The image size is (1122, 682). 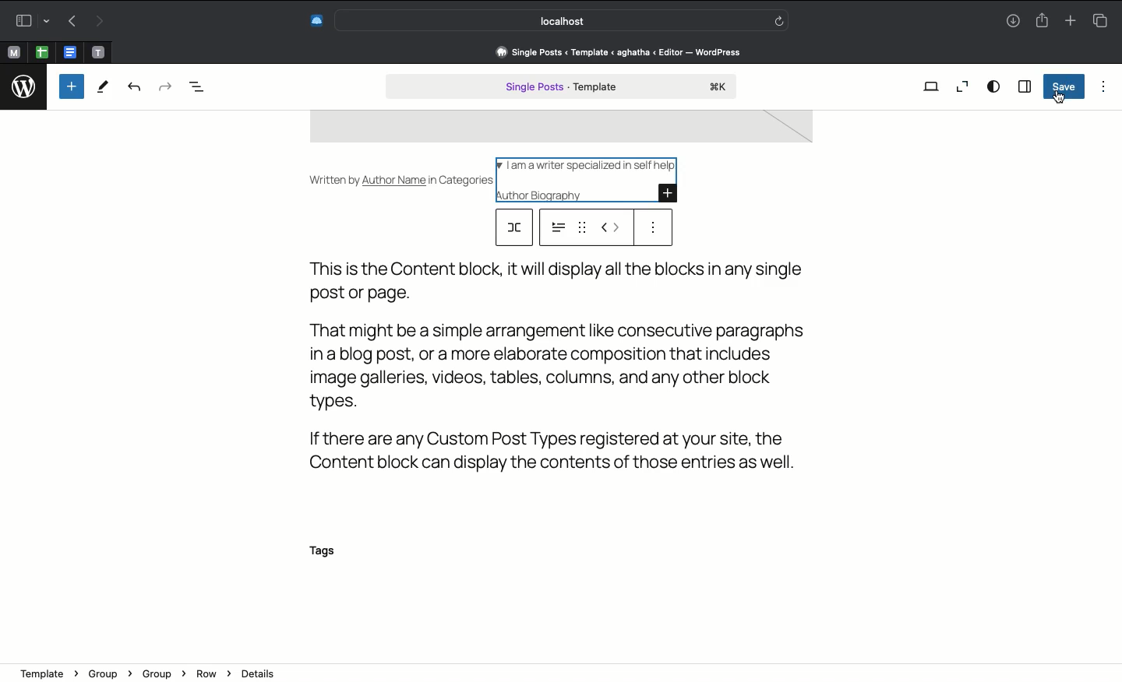 What do you see at coordinates (1099, 20) in the screenshot?
I see `Tabs` at bounding box center [1099, 20].